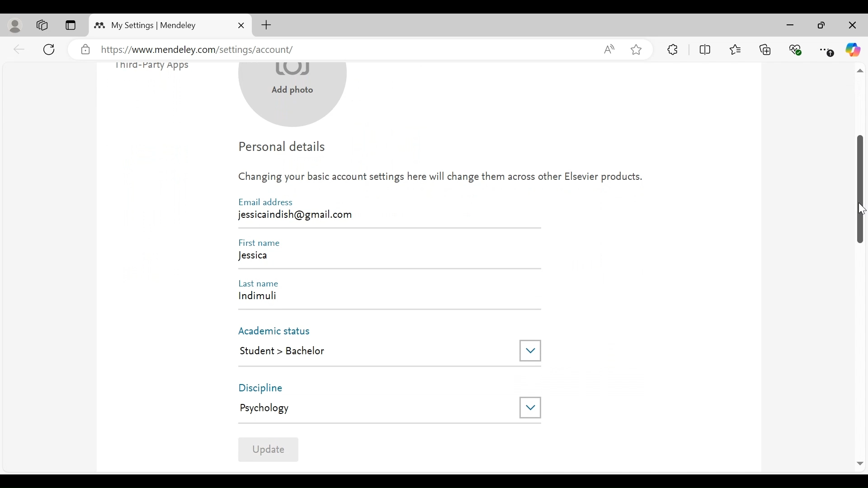 The image size is (868, 488). What do you see at coordinates (262, 243) in the screenshot?
I see `First Name` at bounding box center [262, 243].